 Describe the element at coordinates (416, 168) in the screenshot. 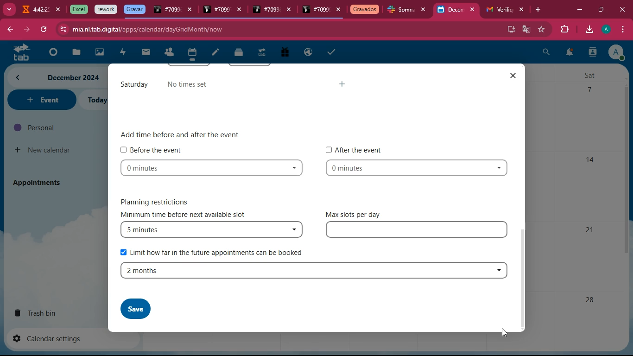

I see `0 minutes` at that location.